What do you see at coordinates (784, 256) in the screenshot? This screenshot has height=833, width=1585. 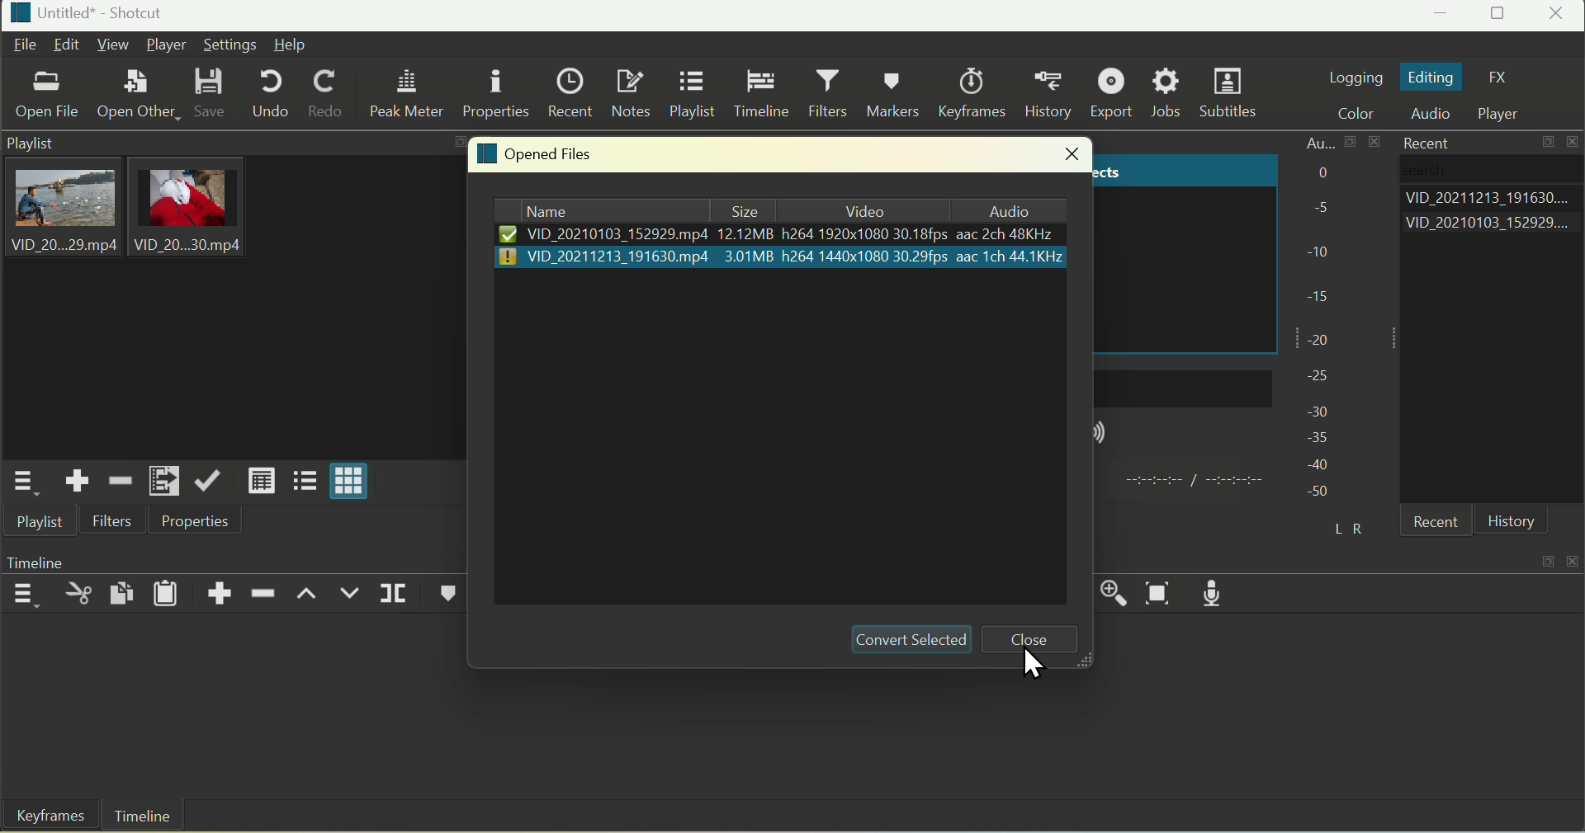 I see `video file` at bounding box center [784, 256].